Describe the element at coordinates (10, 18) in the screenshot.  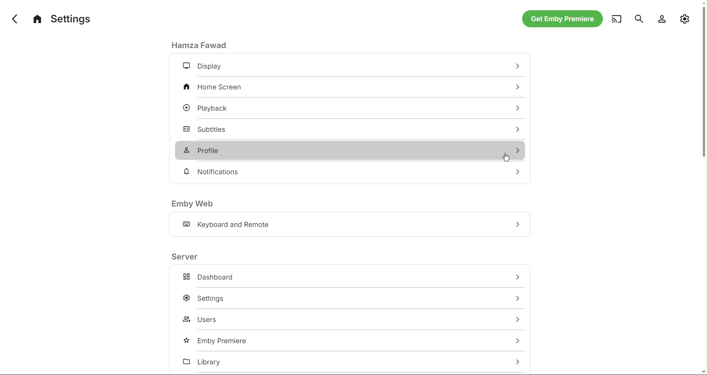
I see `Back` at that location.